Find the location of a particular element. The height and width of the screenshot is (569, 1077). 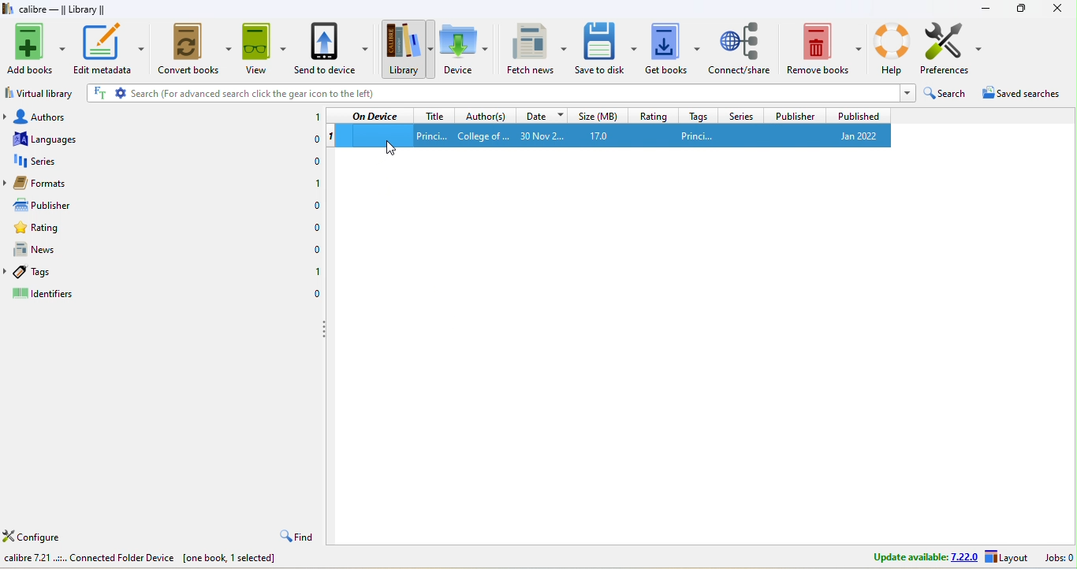

logo is located at coordinates (8, 9).